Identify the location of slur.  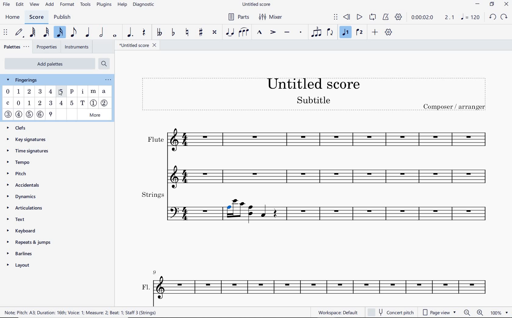
(243, 33).